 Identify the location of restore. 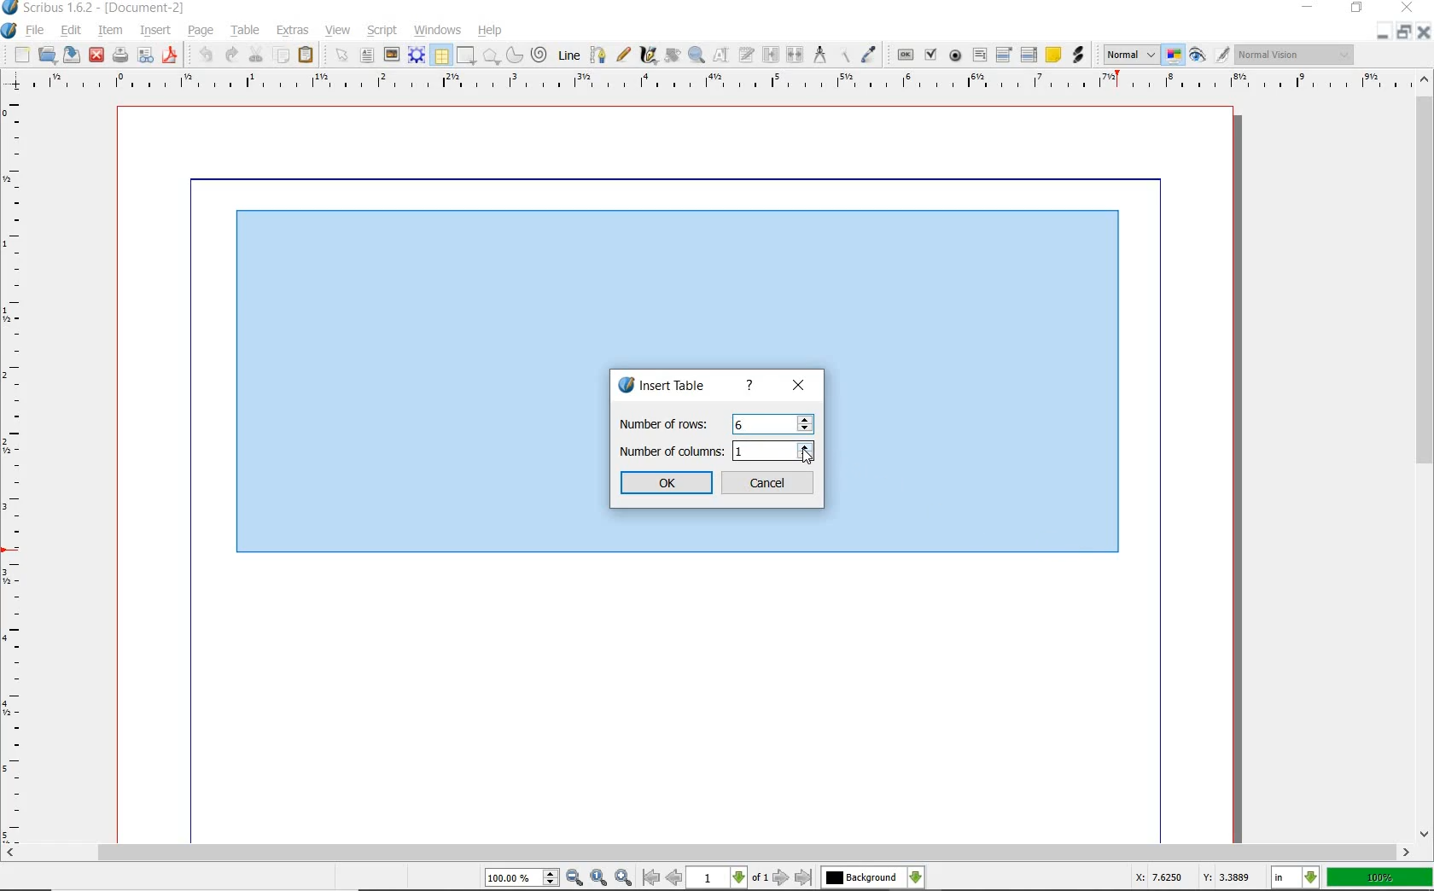
(1357, 9).